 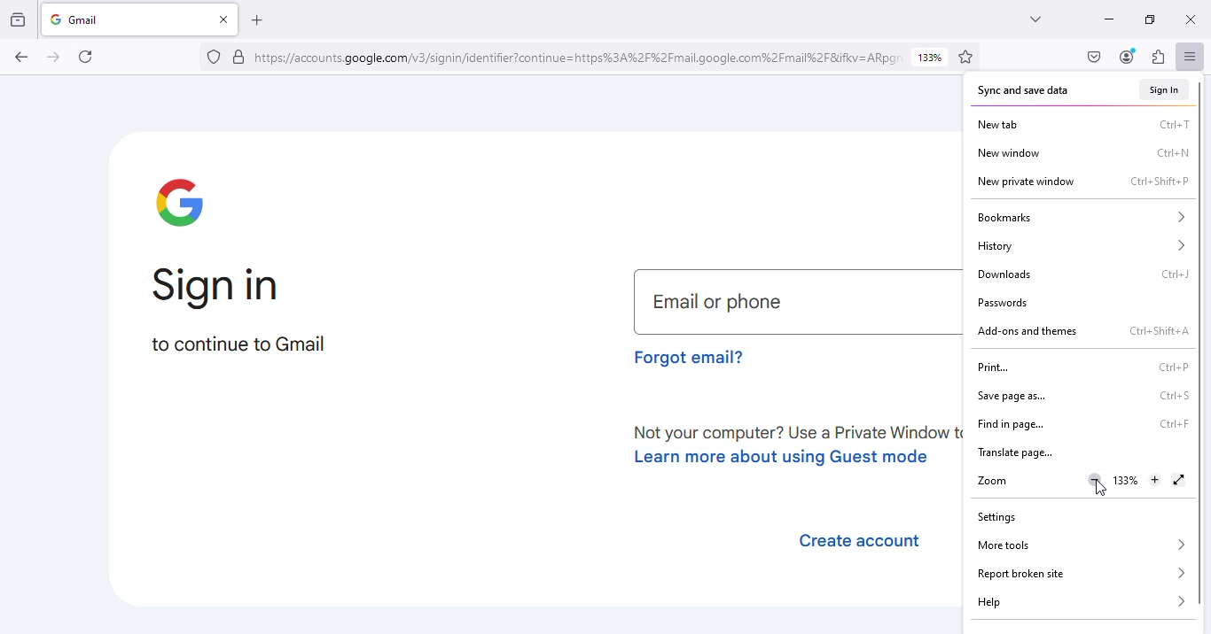 What do you see at coordinates (992, 480) in the screenshot?
I see `zoom` at bounding box center [992, 480].